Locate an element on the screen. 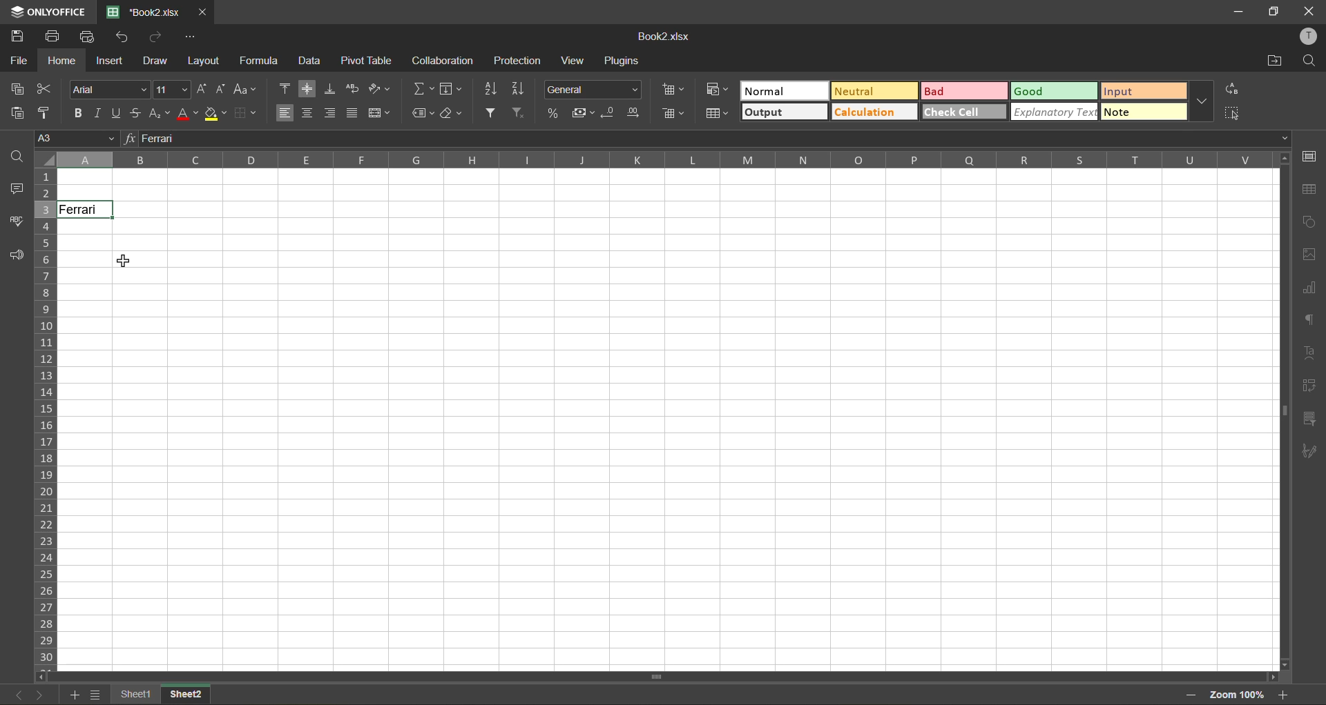 The height and width of the screenshot is (705, 1326). accounting is located at coordinates (582, 113).